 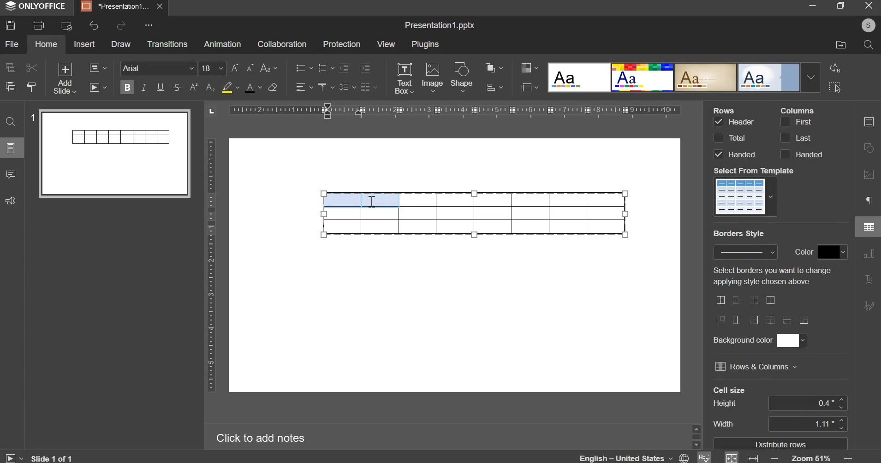 I want to click on change case, so click(x=268, y=68).